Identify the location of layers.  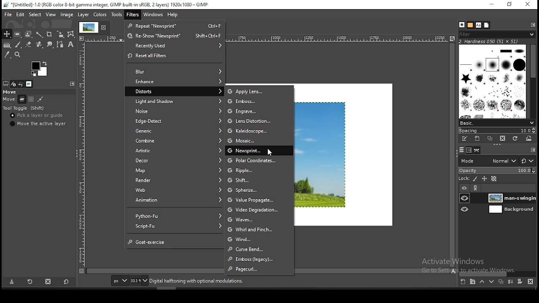
(462, 151).